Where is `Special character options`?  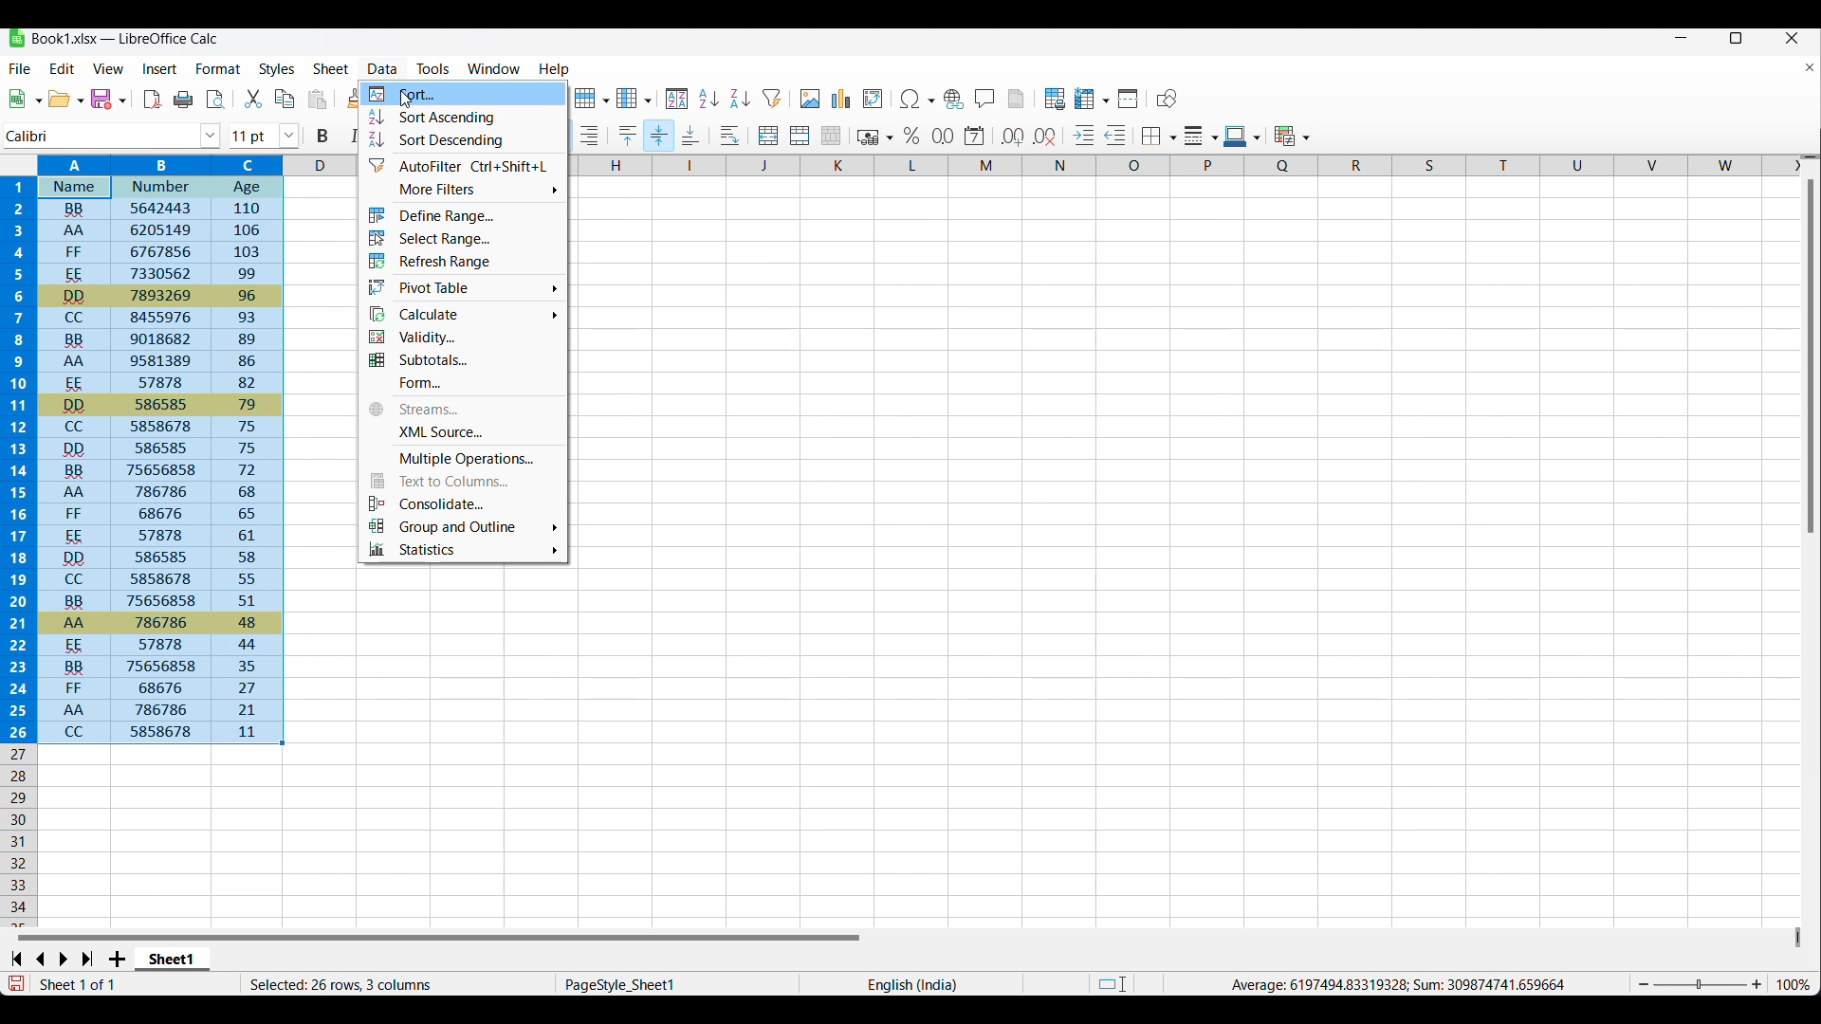
Special character options is located at coordinates (916, 99).